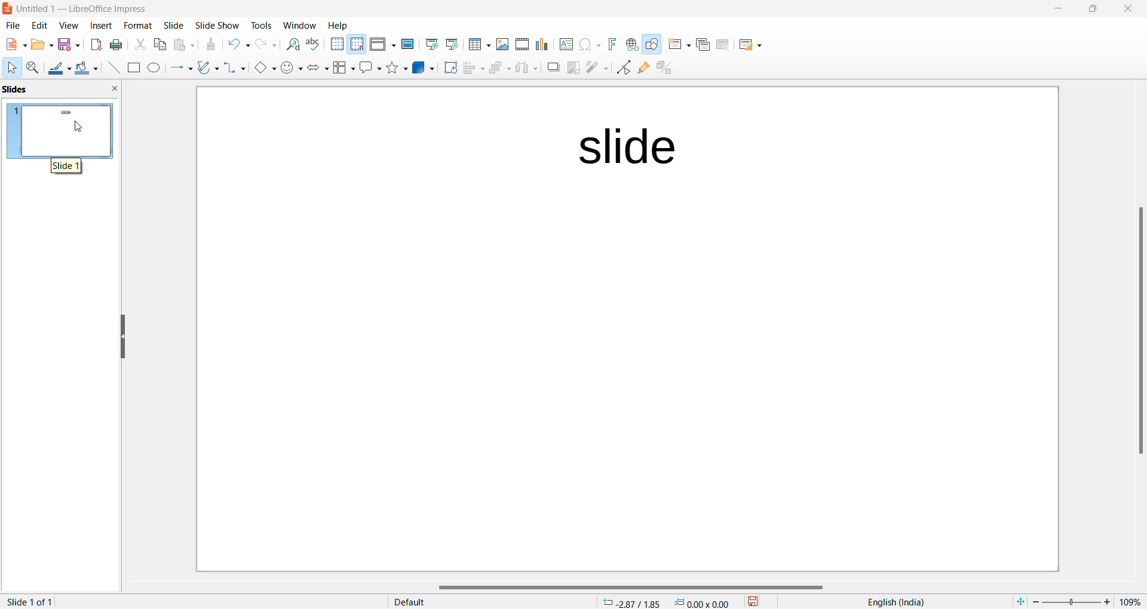 This screenshot has width=1147, height=609. What do you see at coordinates (422, 69) in the screenshot?
I see `3D objects` at bounding box center [422, 69].